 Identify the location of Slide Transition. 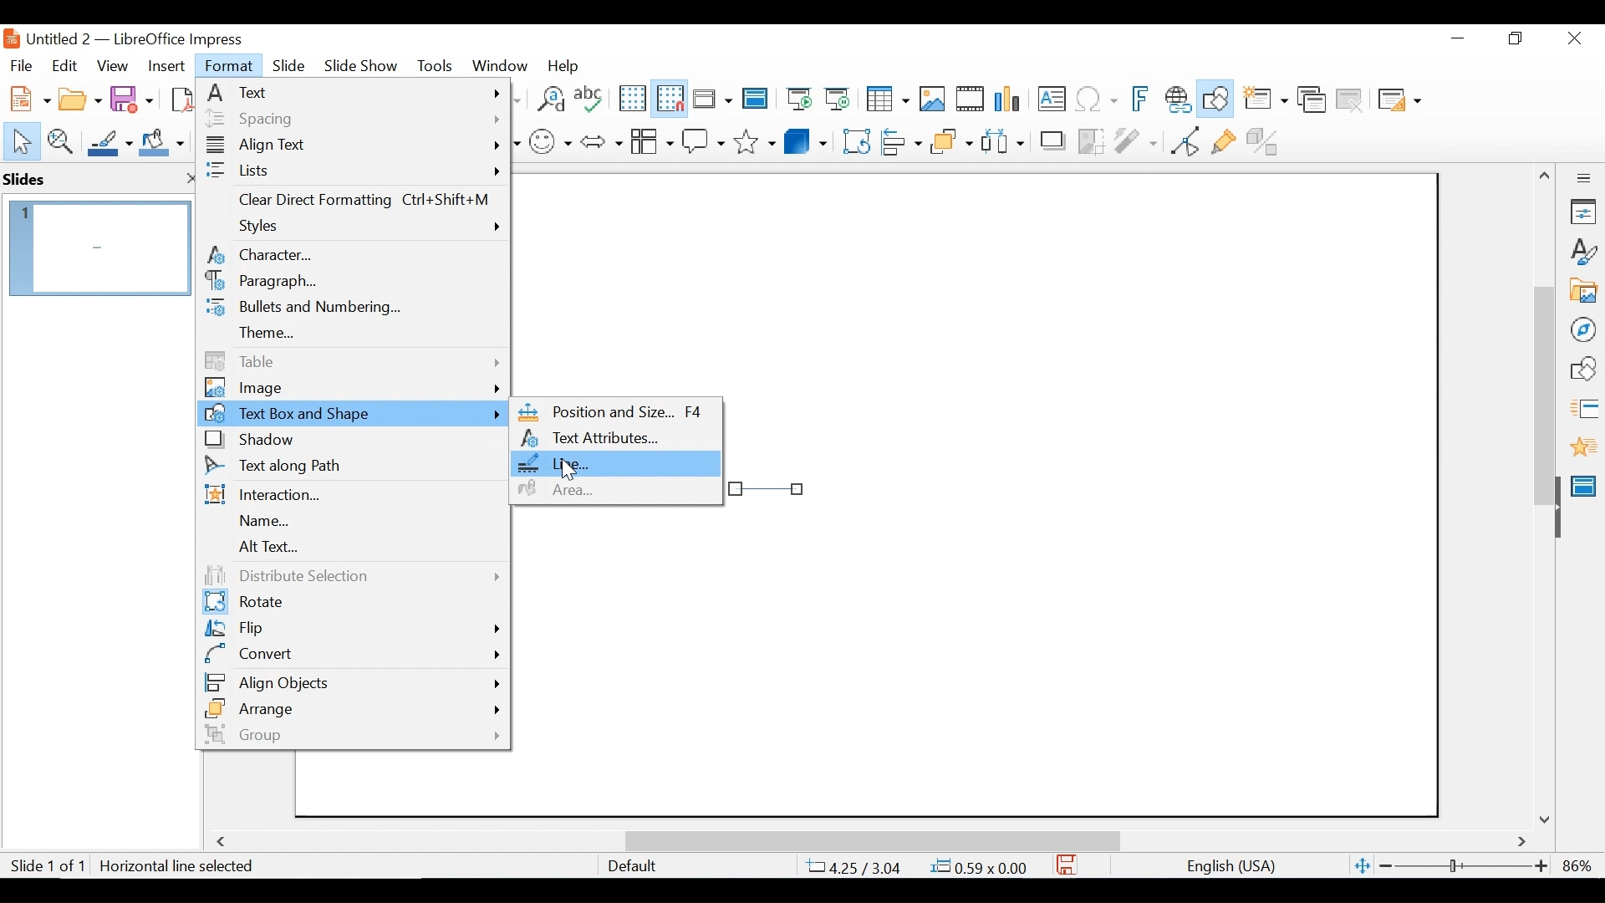
(1583, 410).